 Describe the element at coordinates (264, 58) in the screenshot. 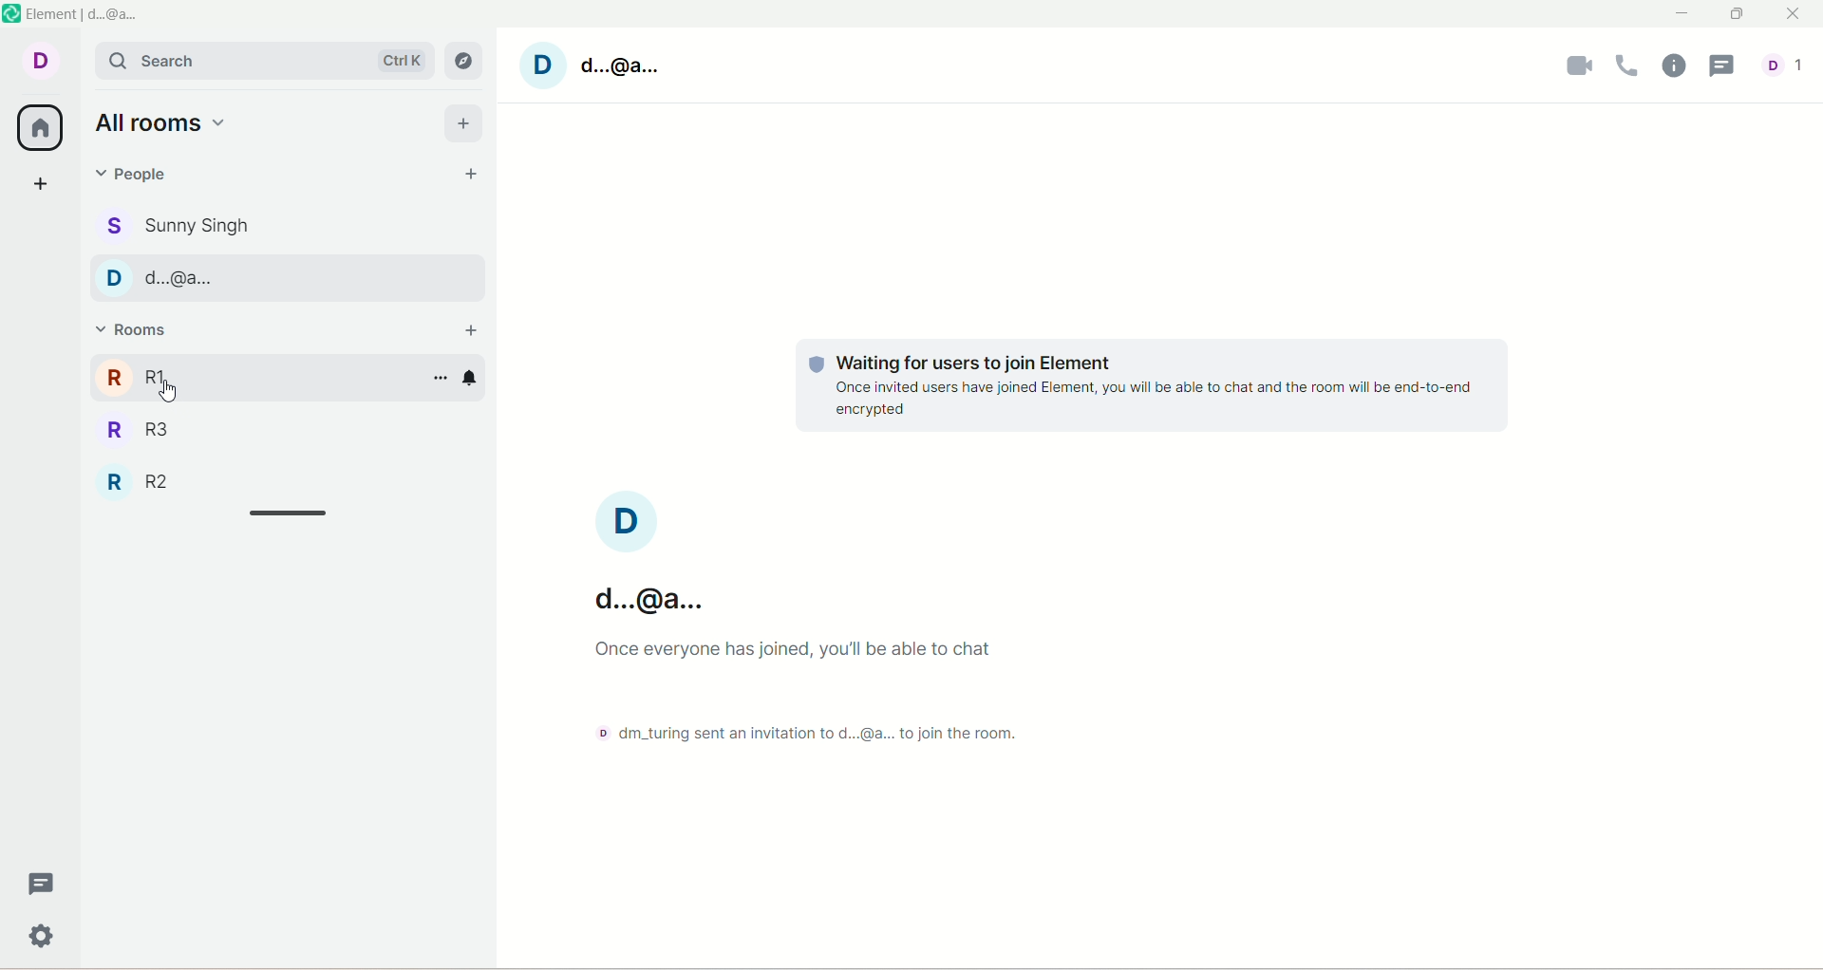

I see `search` at that location.